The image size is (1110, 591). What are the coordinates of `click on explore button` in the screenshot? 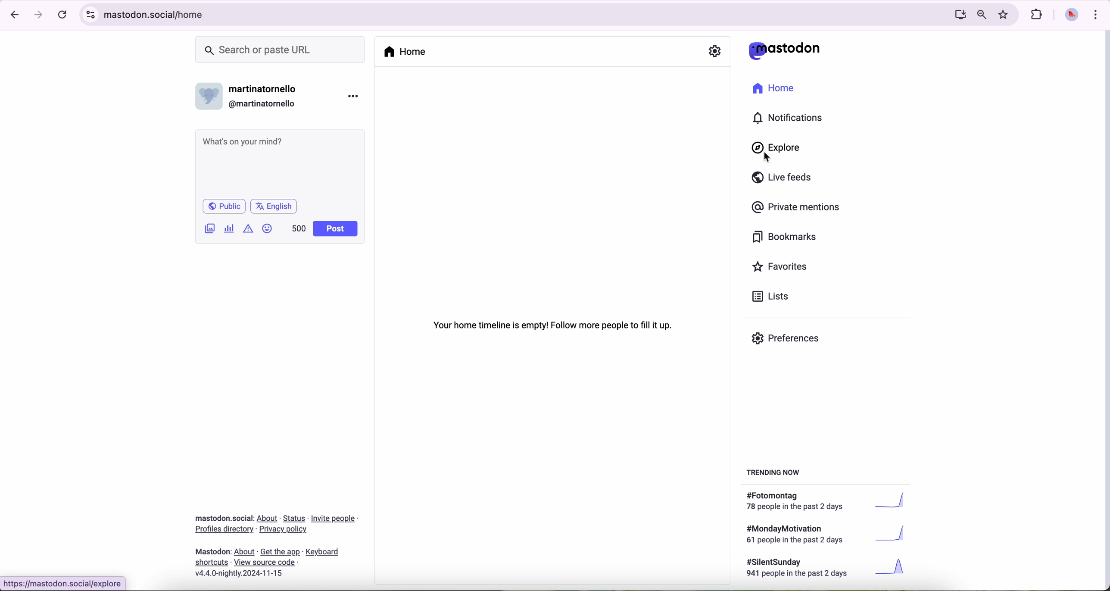 It's located at (778, 152).